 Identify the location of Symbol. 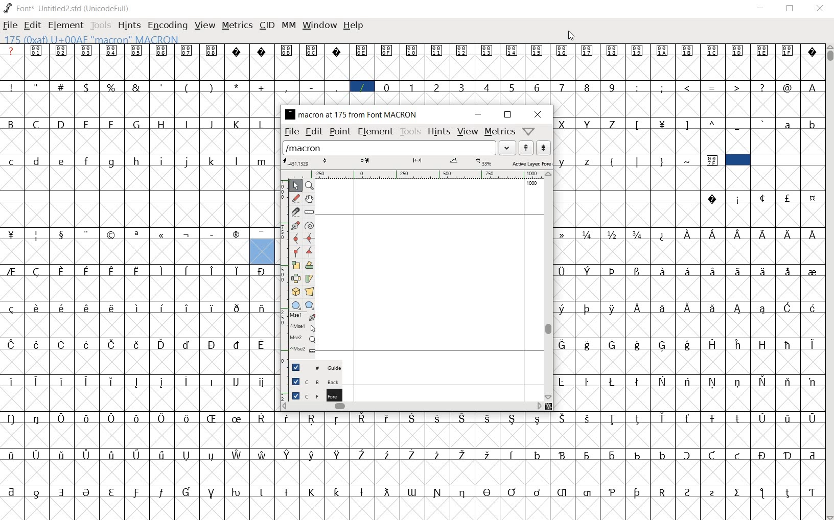
(237, 308).